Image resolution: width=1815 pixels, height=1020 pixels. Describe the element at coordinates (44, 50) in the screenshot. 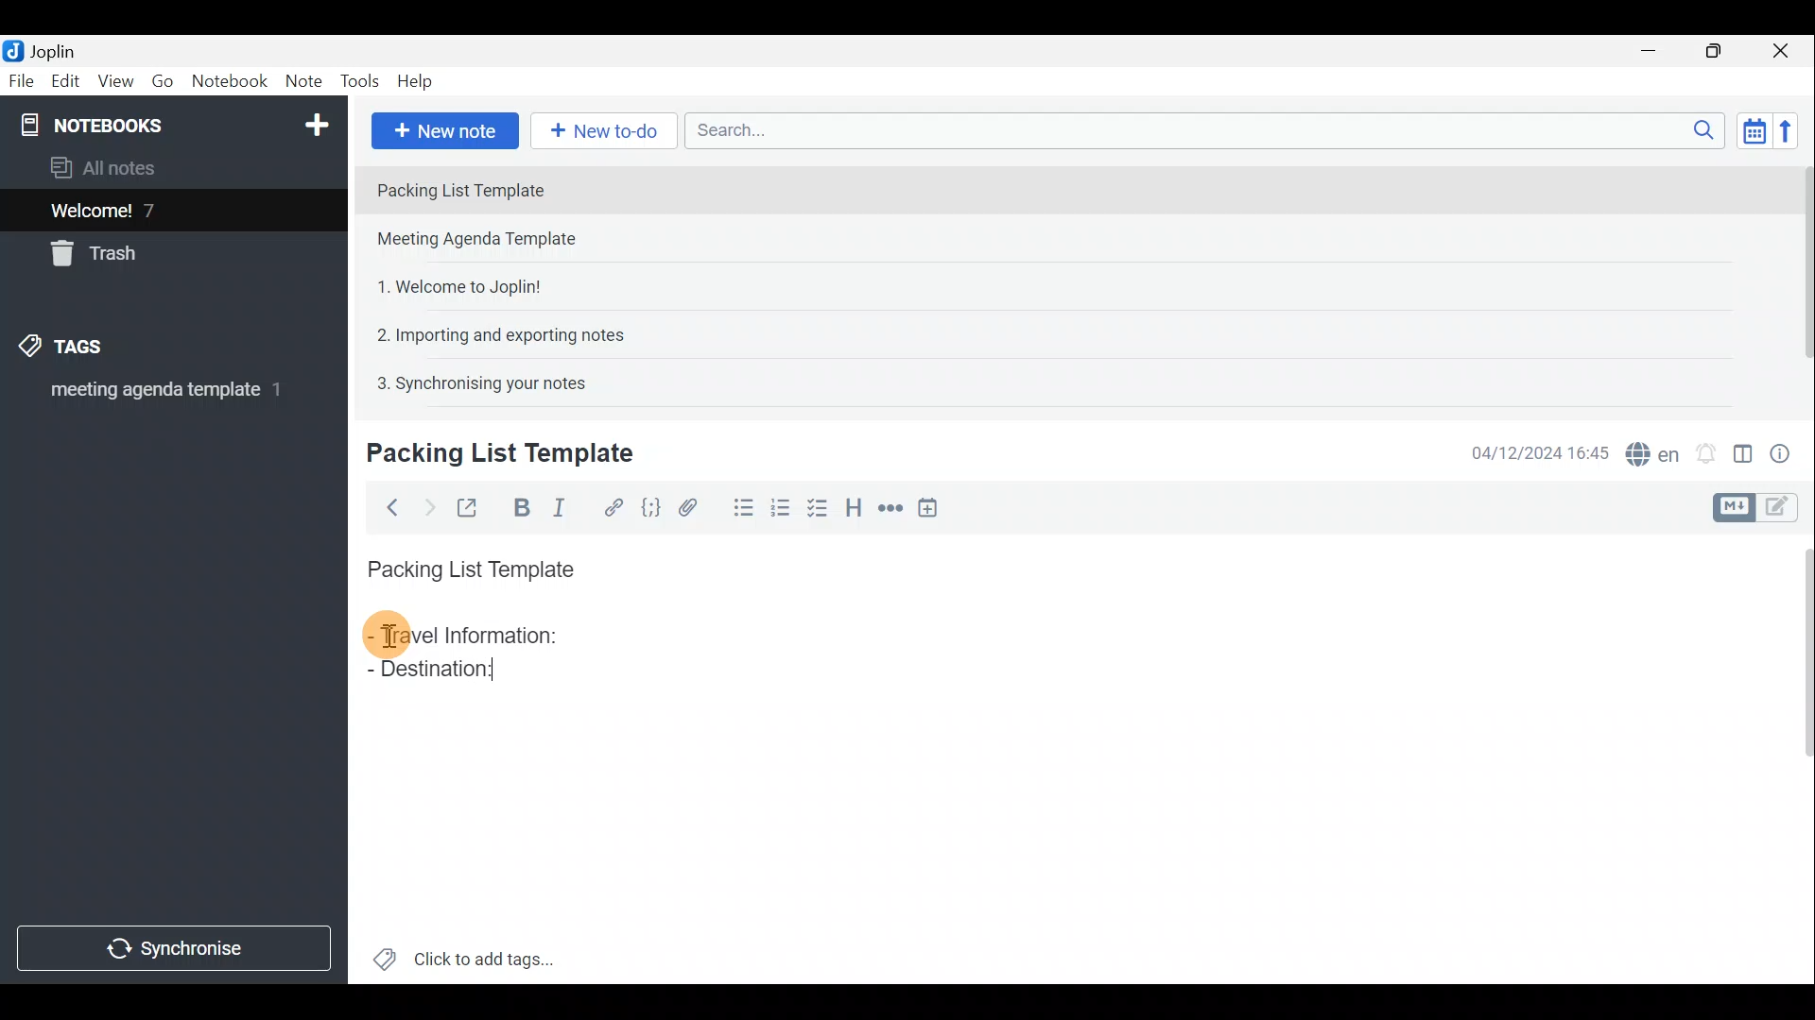

I see `Joplin` at that location.